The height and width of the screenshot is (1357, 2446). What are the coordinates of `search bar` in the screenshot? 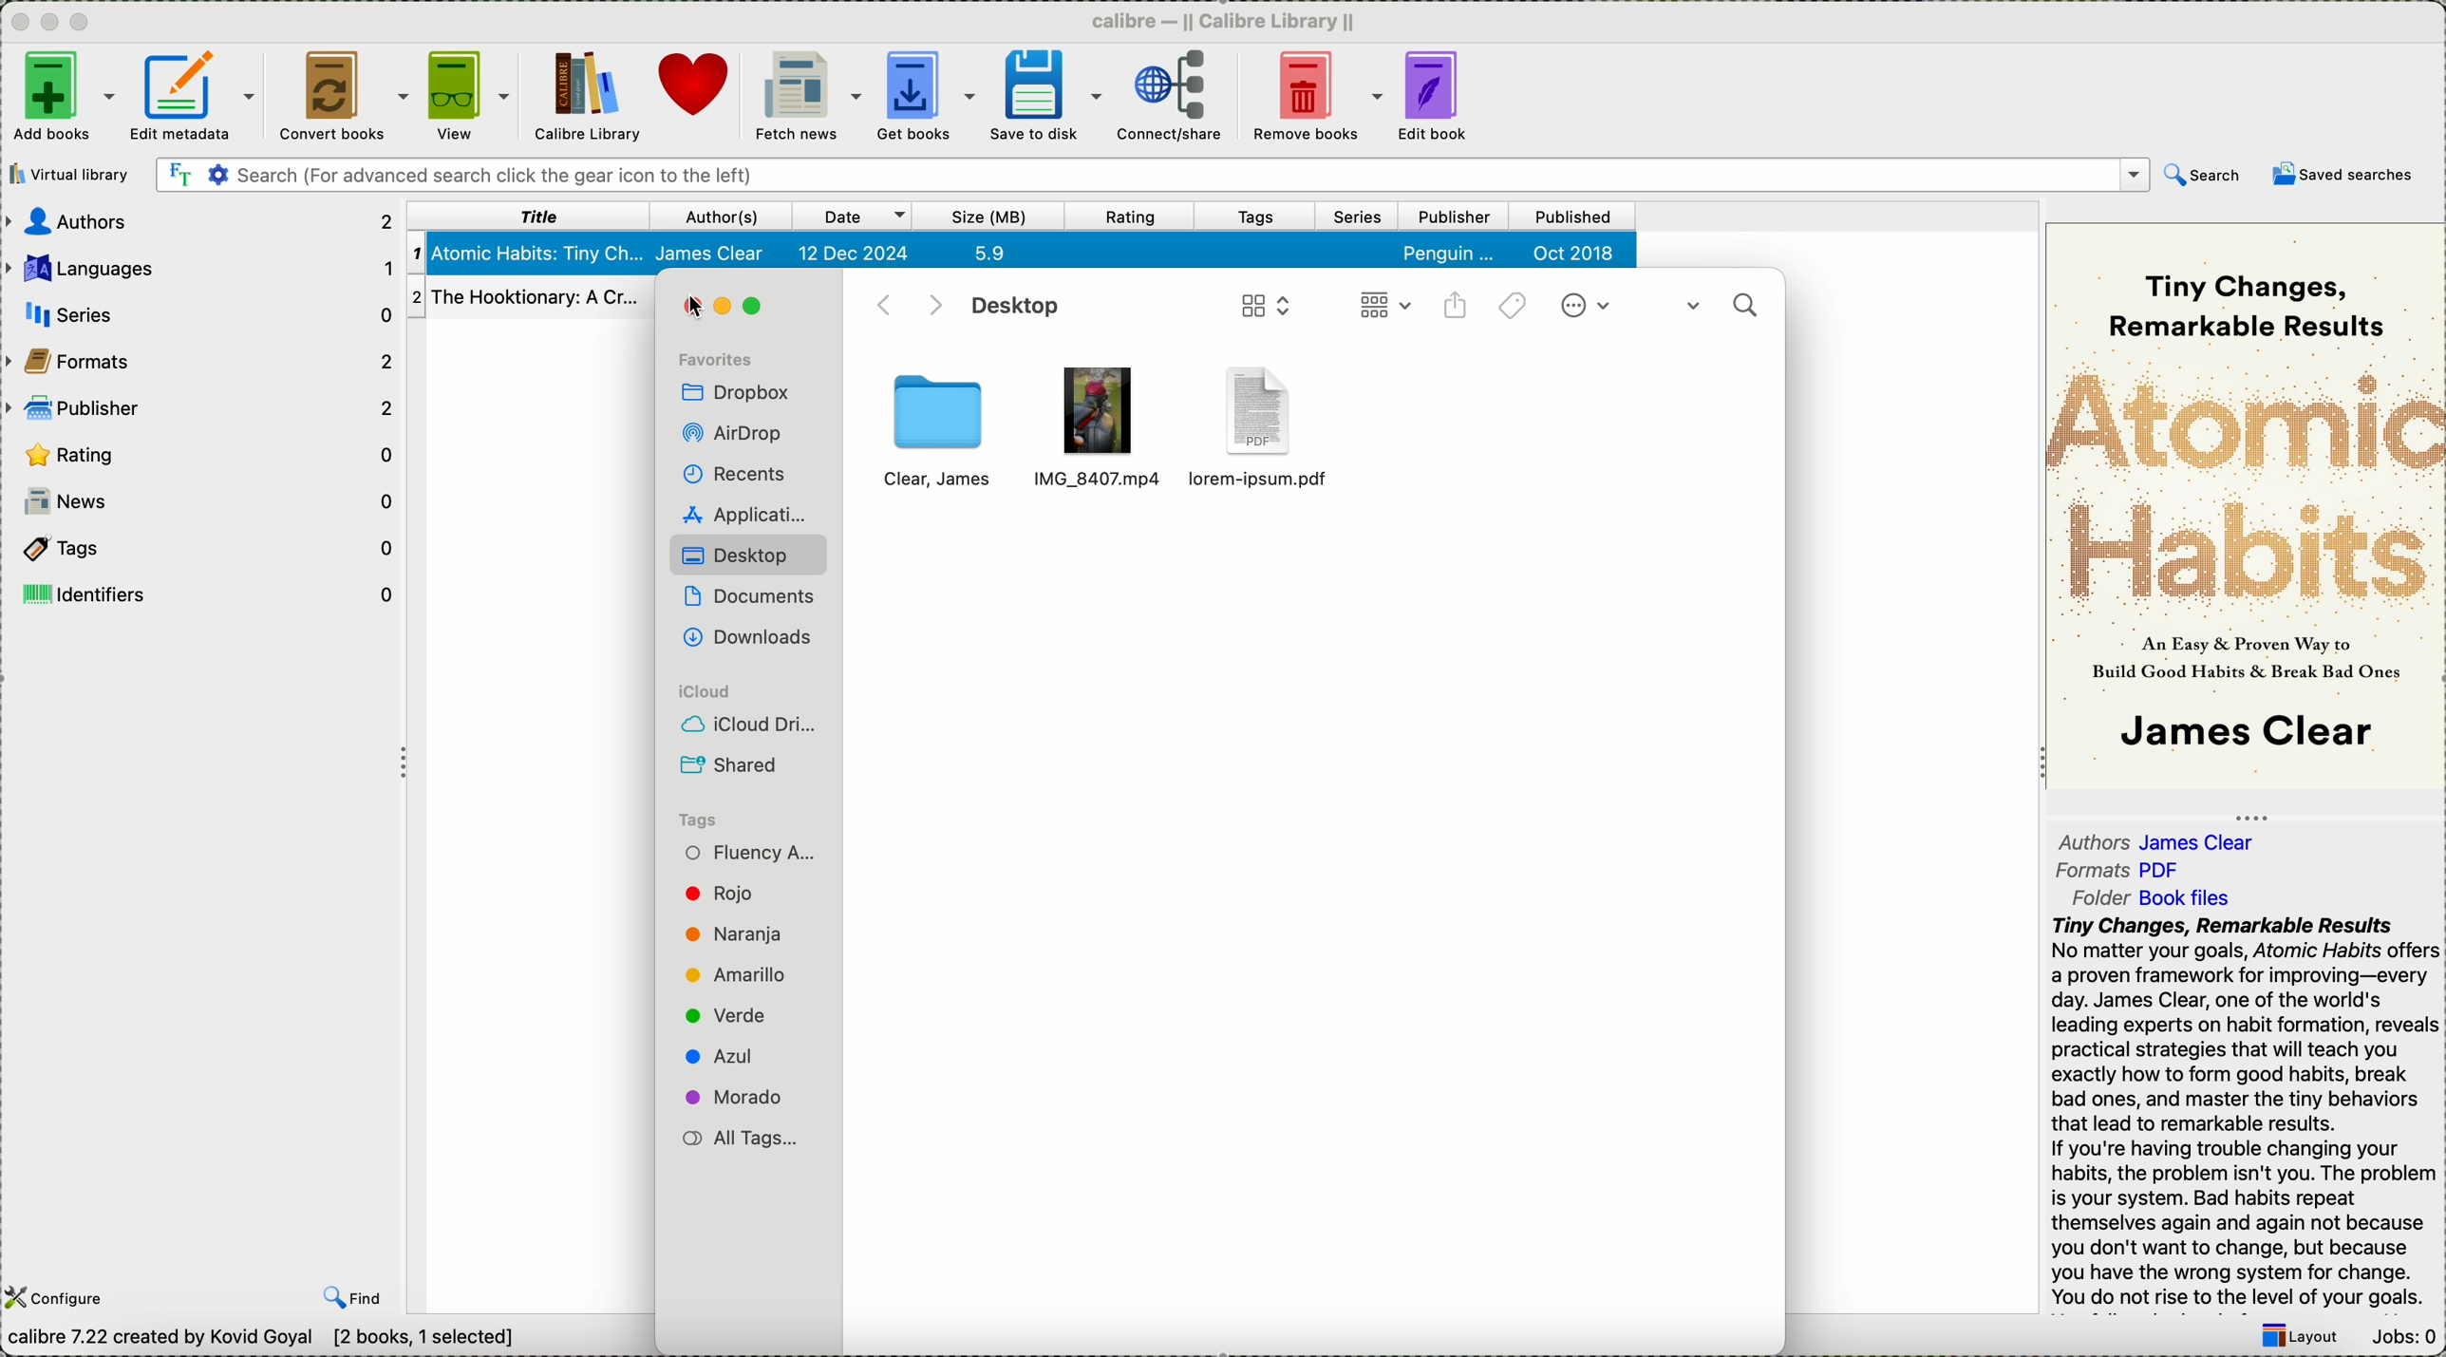 It's located at (1150, 176).